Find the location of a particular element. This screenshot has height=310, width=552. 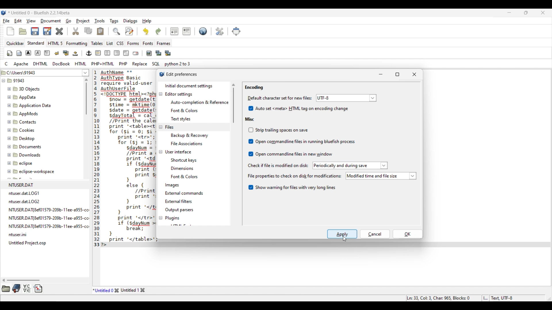

More tool options is located at coordinates (22, 288).